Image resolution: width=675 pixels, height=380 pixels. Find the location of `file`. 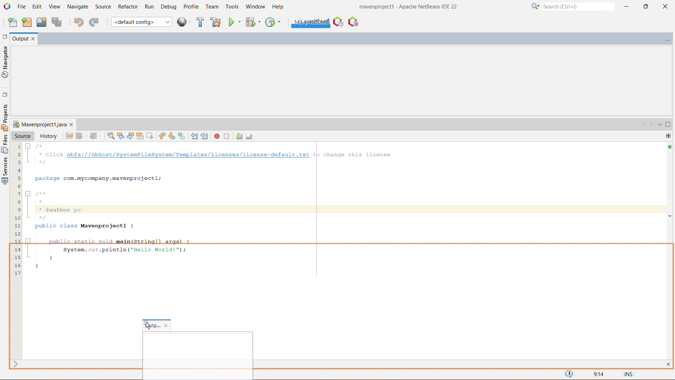

file is located at coordinates (21, 7).